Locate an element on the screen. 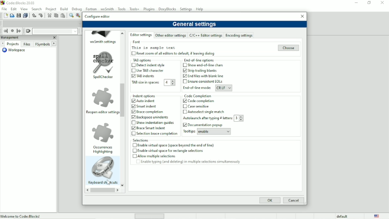 This screenshot has height=219, width=389. Encoding settings is located at coordinates (239, 35).